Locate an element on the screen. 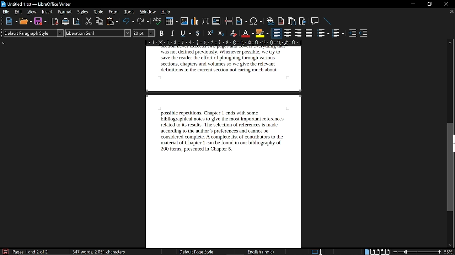  subscript is located at coordinates (222, 33).